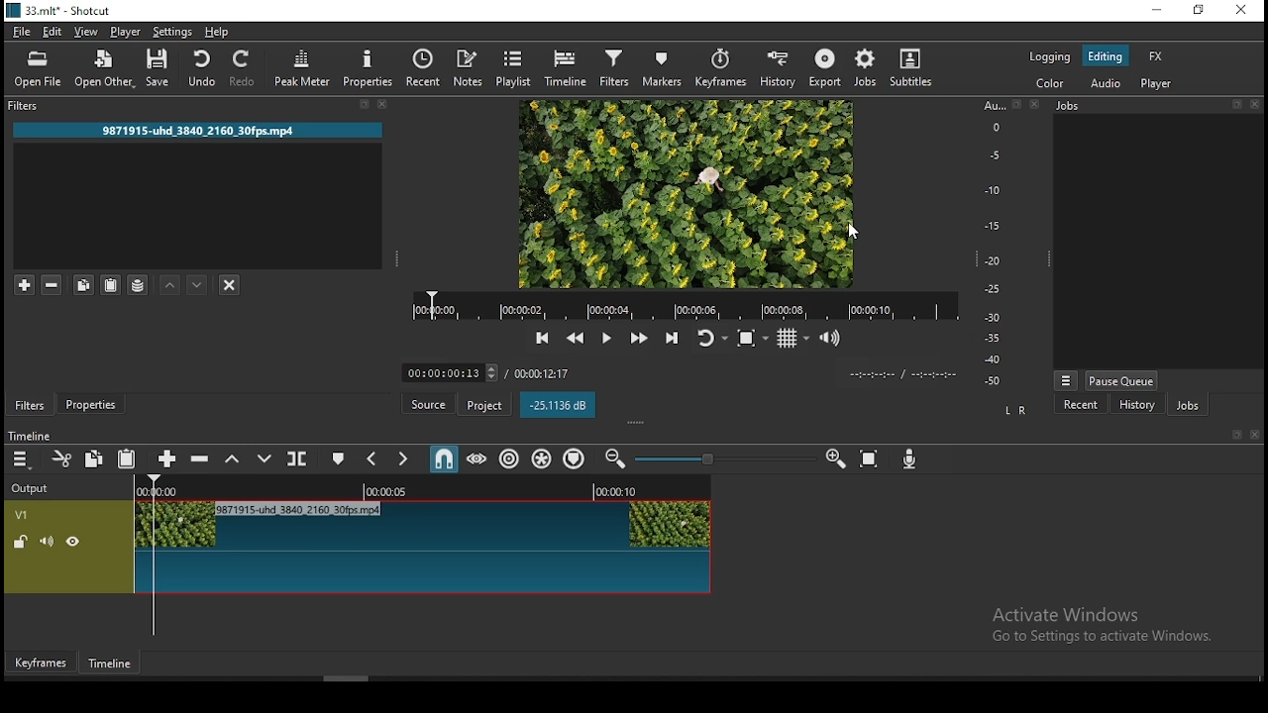 This screenshot has width=1268, height=713. I want to click on keyframes, so click(720, 68).